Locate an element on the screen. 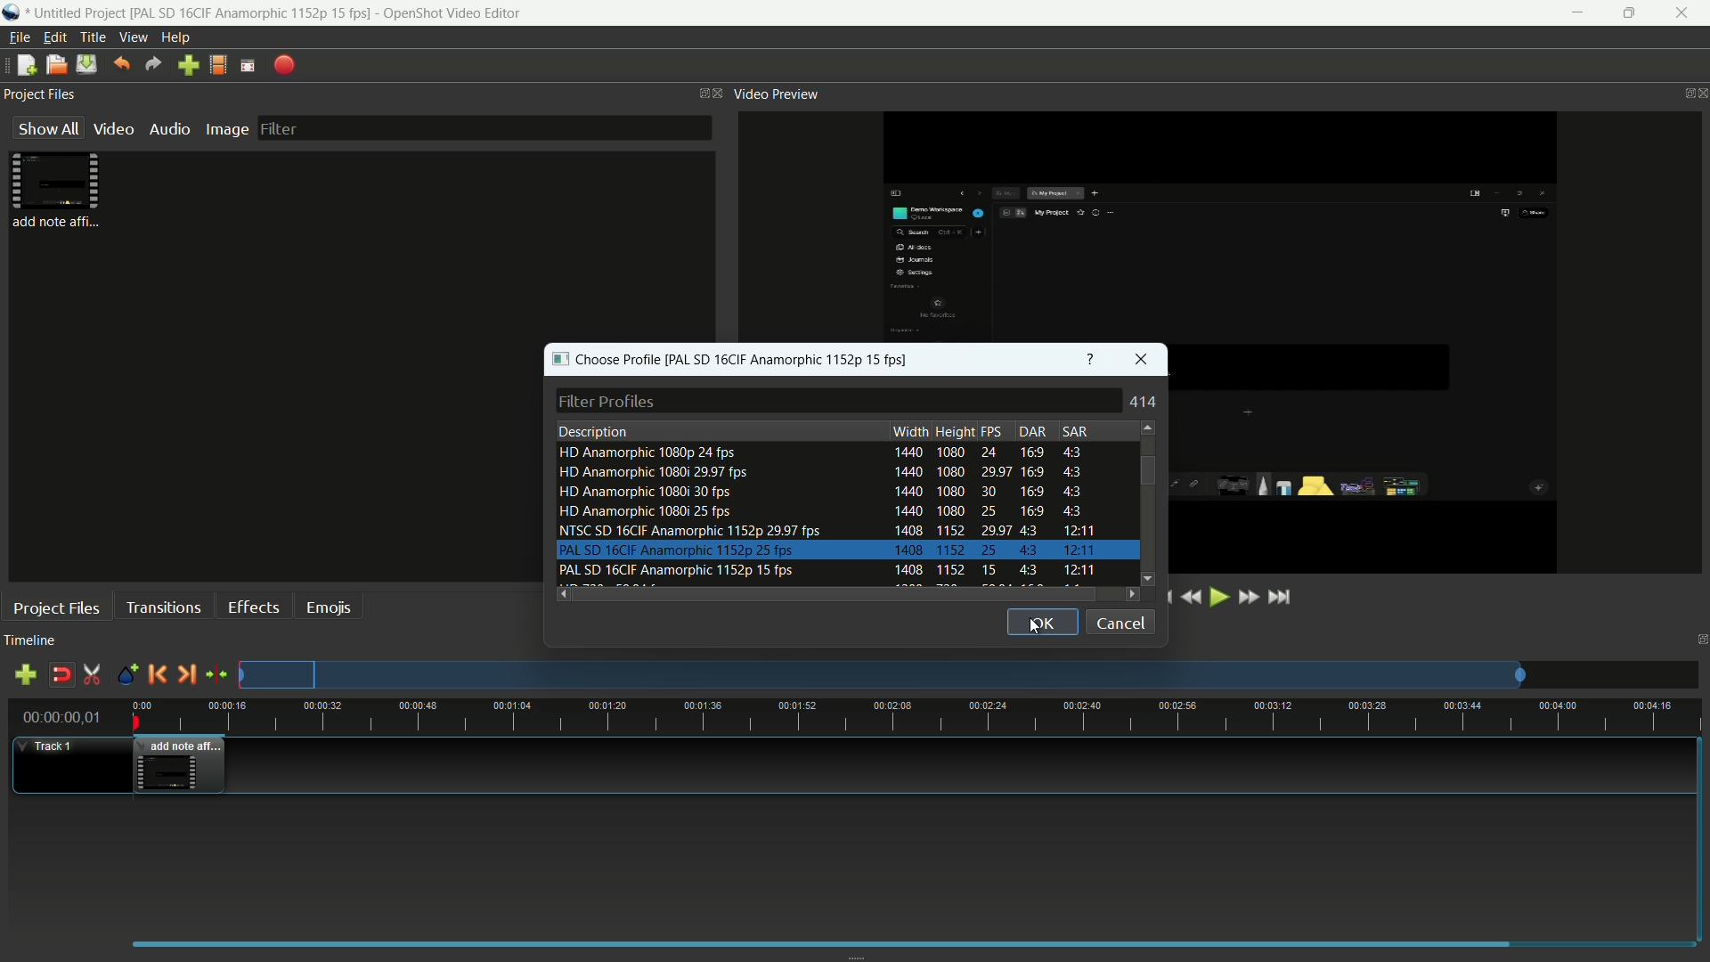 The width and height of the screenshot is (1710, 962). cursor is located at coordinates (1033, 628).